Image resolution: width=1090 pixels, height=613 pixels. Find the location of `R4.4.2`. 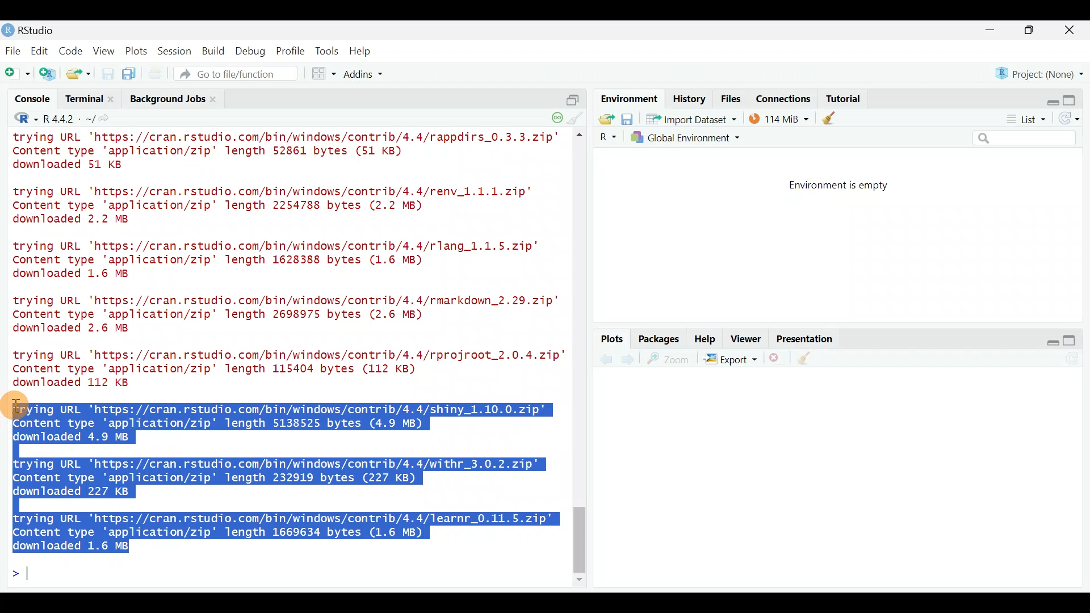

R4.4.2 is located at coordinates (68, 119).